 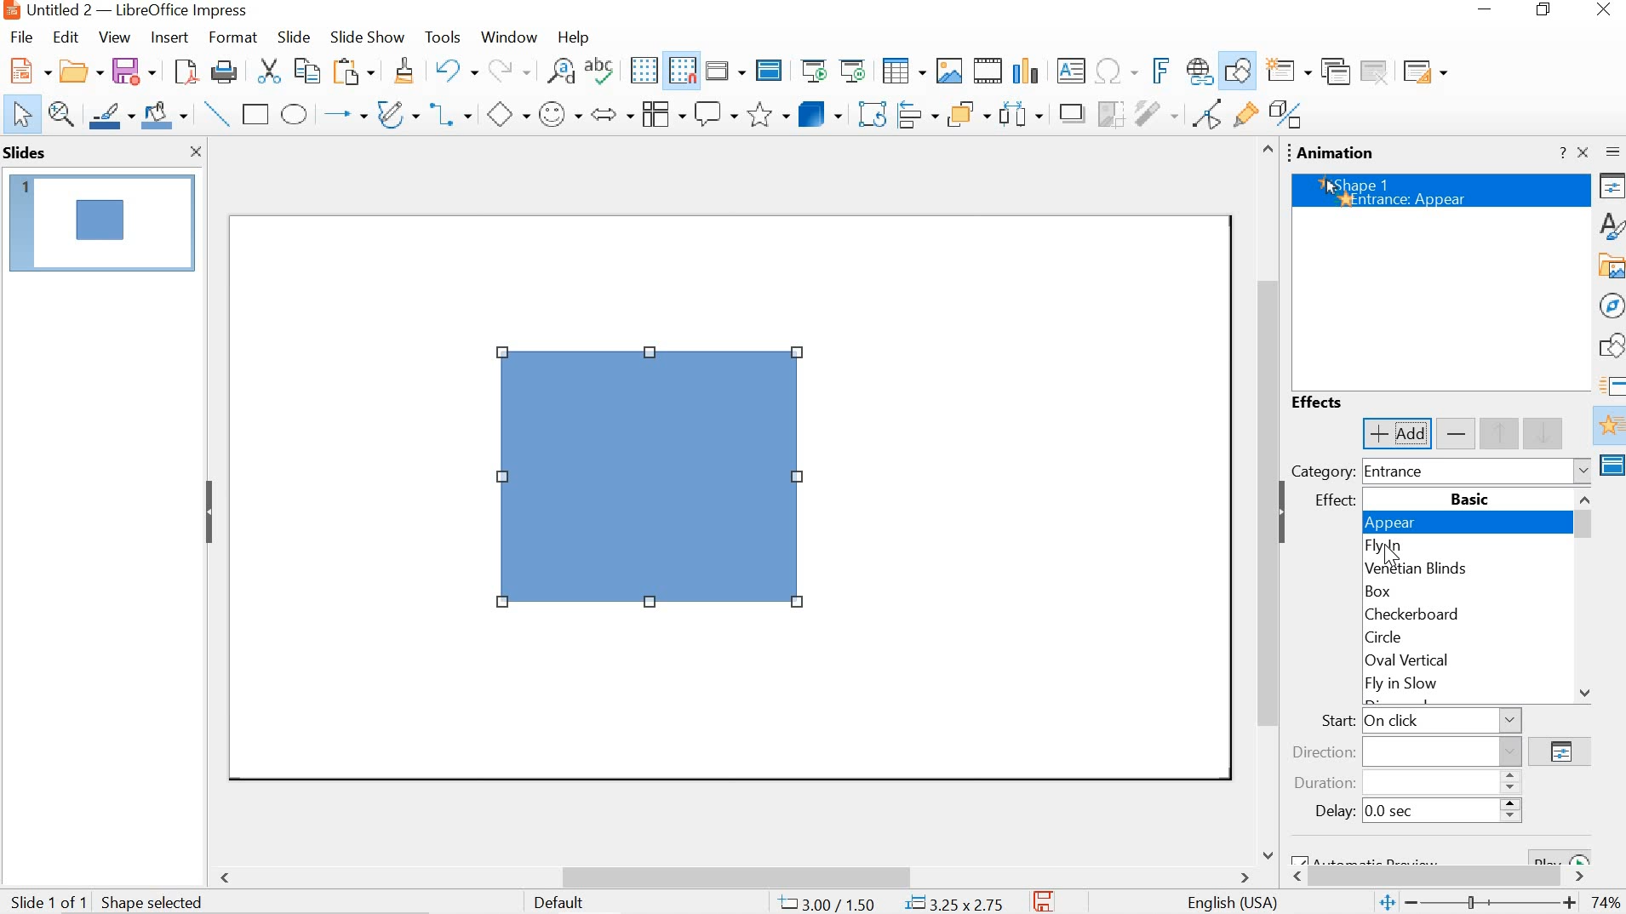 What do you see at coordinates (27, 69) in the screenshot?
I see `open` at bounding box center [27, 69].